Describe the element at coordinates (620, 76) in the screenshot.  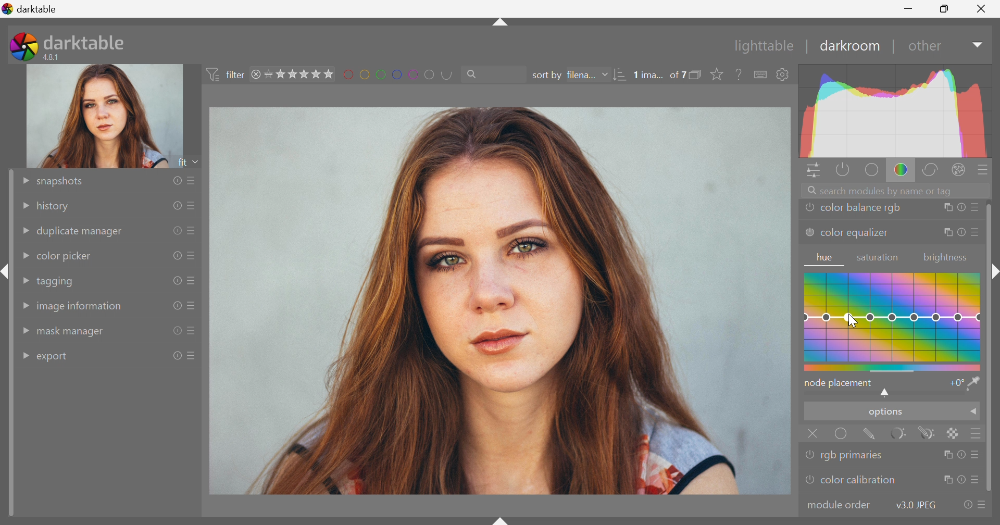
I see `sort` at that location.